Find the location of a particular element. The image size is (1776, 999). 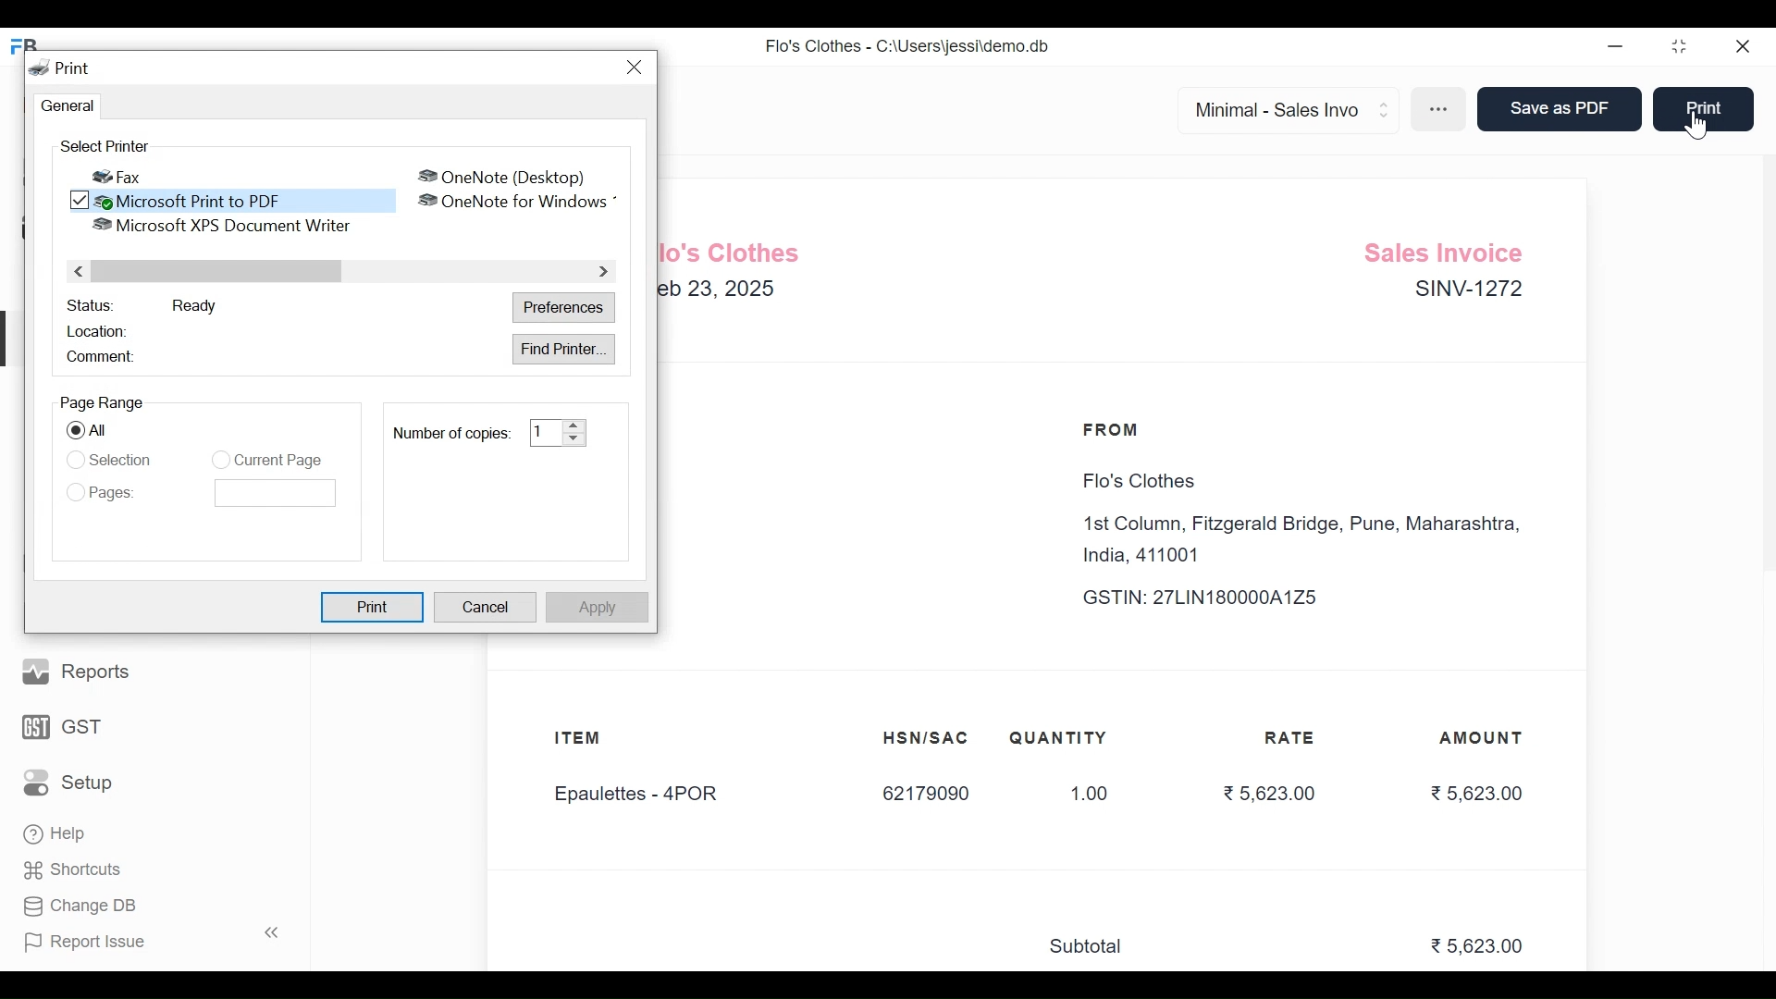

More is located at coordinates (1441, 111).